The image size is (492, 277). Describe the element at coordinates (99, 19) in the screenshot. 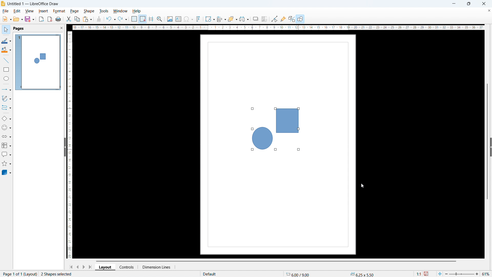

I see `clone formatting` at that location.